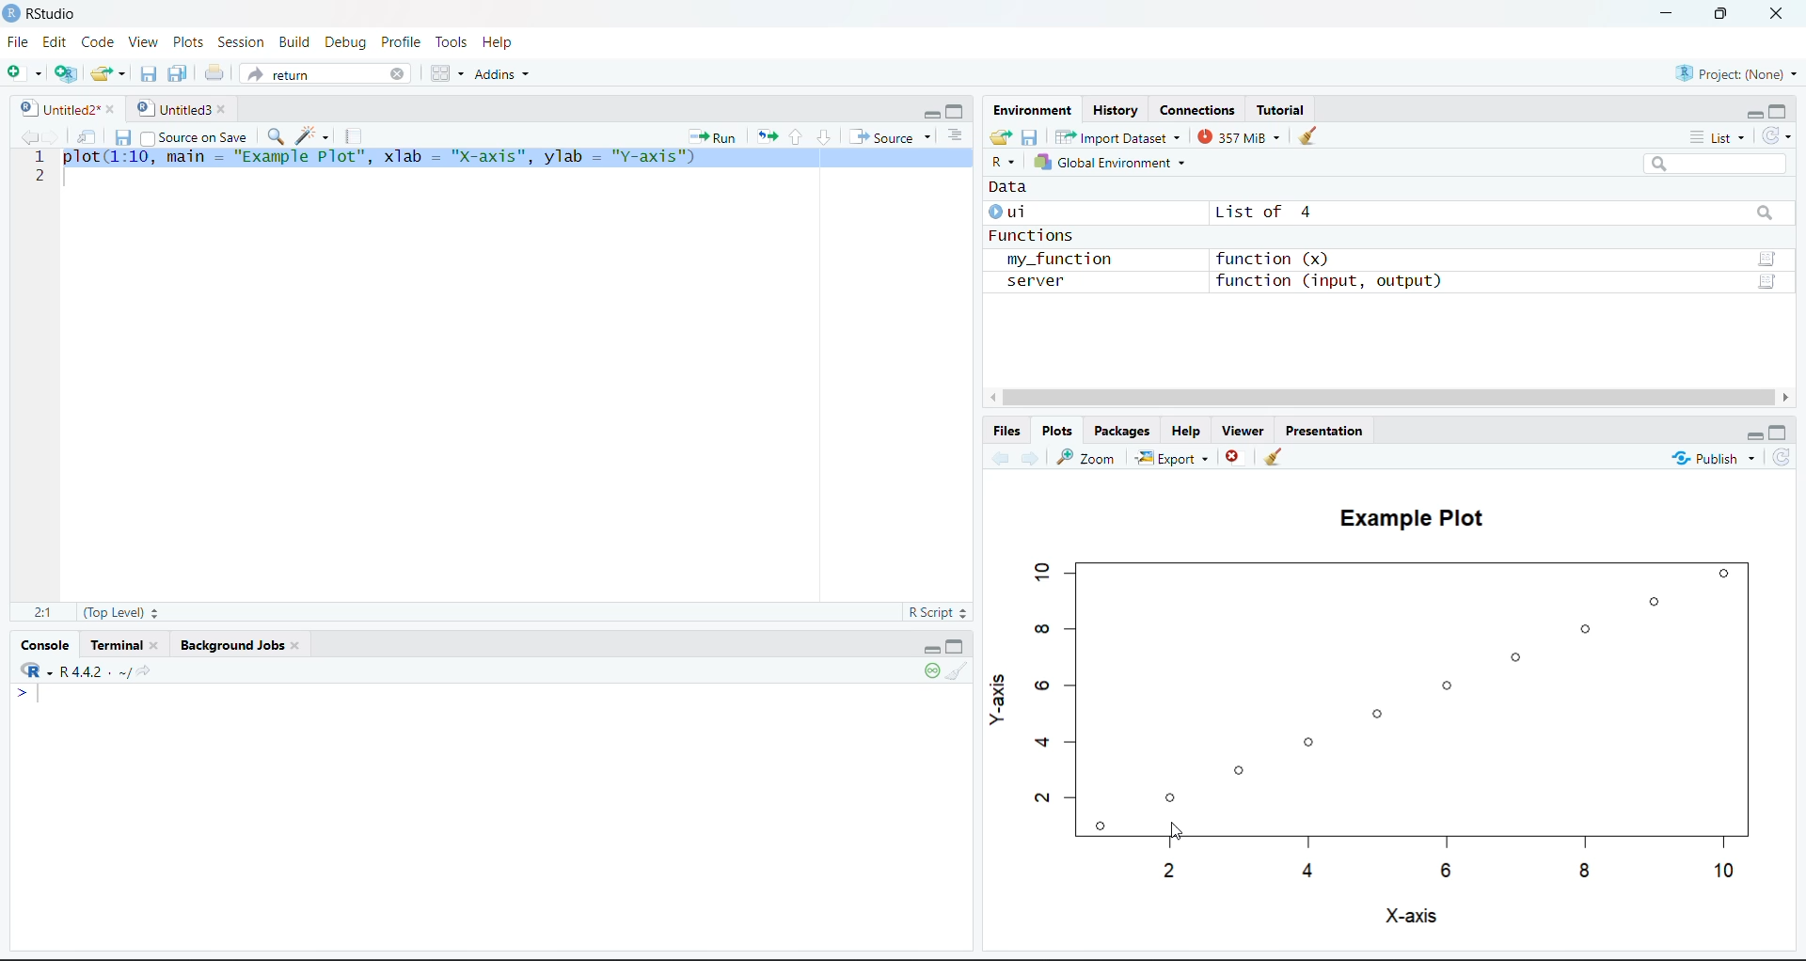 Image resolution: width=1806 pixels, height=961 pixels. I want to click on Coordinates, so click(1199, 109).